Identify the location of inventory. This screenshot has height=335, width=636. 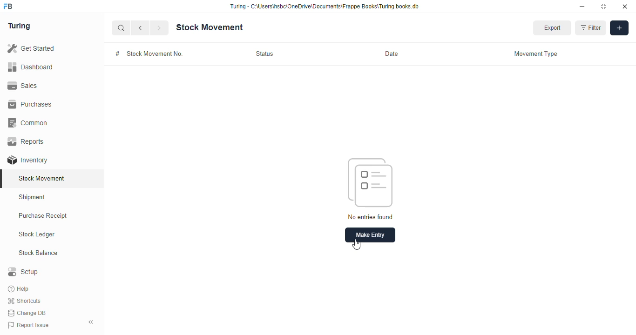
(27, 160).